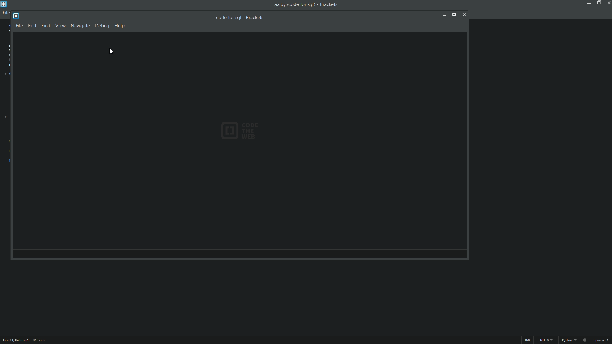 This screenshot has width=612, height=344. What do you see at coordinates (257, 129) in the screenshot?
I see `The Code Web/logo` at bounding box center [257, 129].